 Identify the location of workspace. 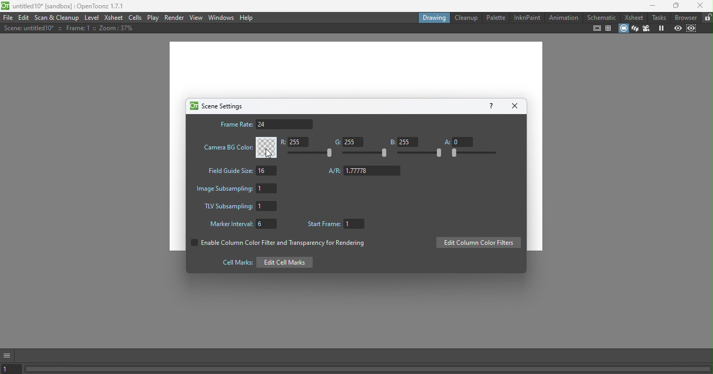
(358, 69).